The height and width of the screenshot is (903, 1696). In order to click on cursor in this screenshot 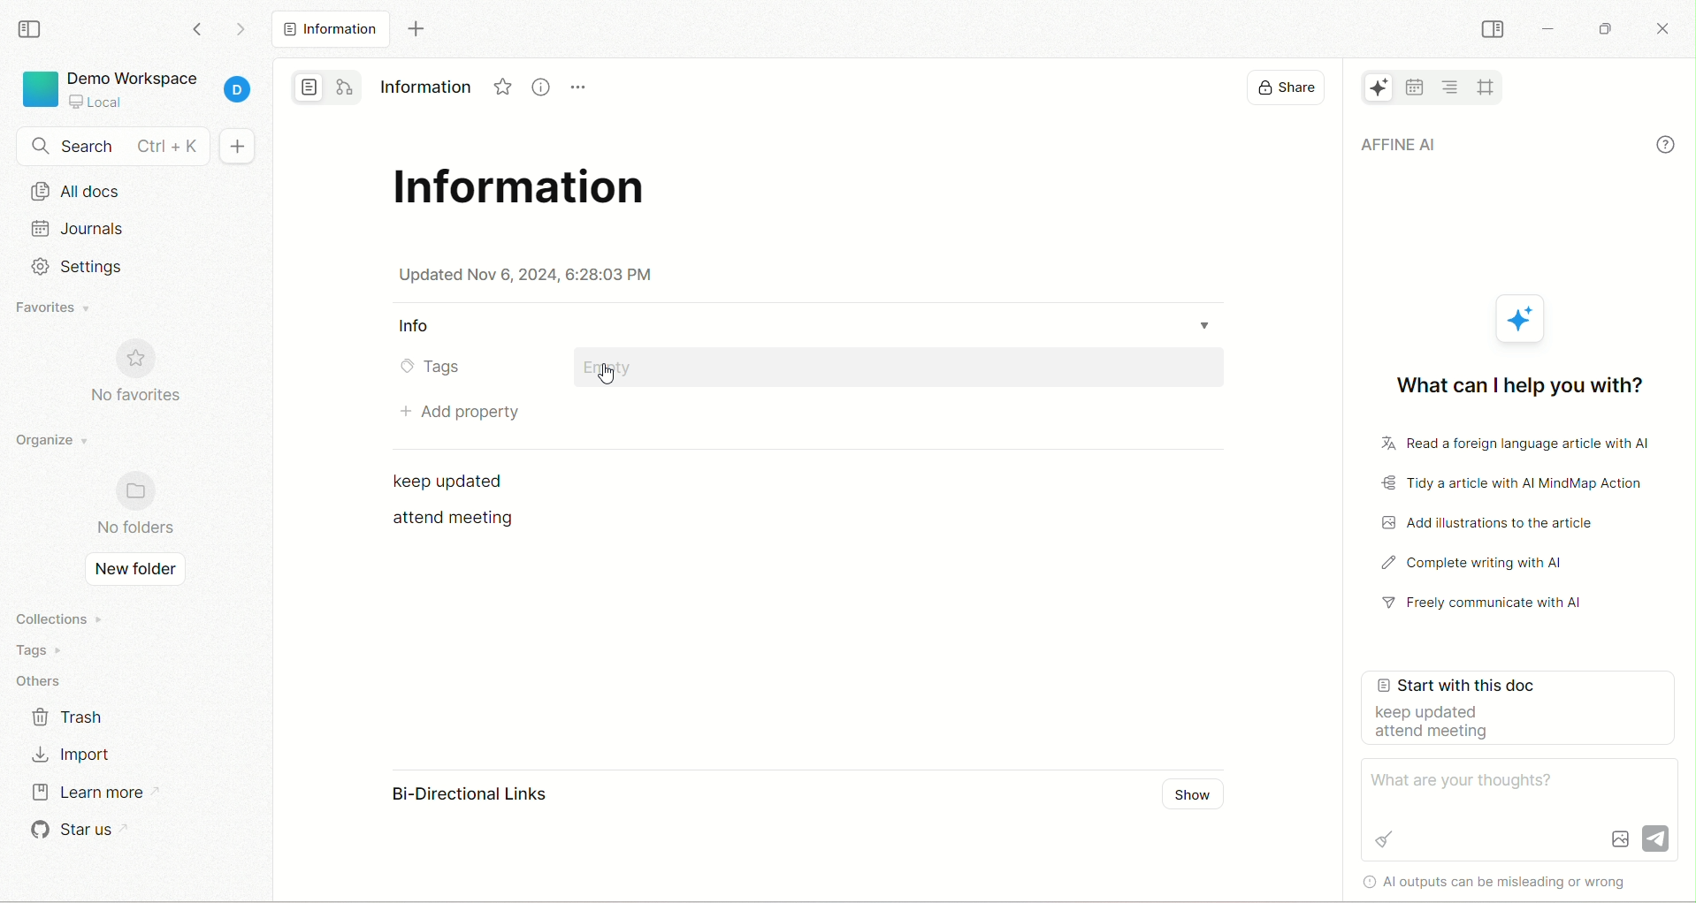, I will do `click(608, 375)`.